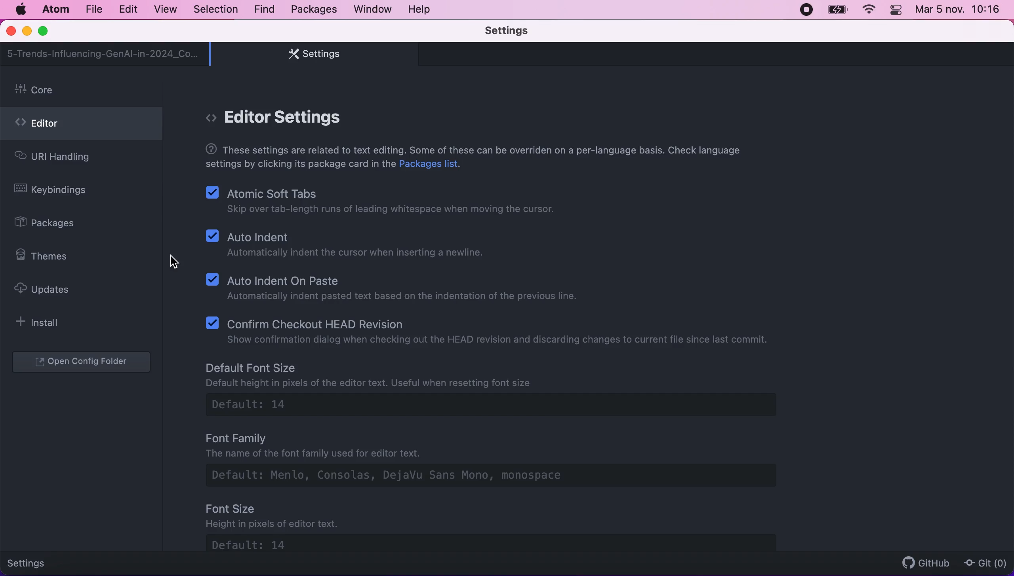 The height and width of the screenshot is (576, 1014). Describe the element at coordinates (55, 9) in the screenshot. I see `atom` at that location.